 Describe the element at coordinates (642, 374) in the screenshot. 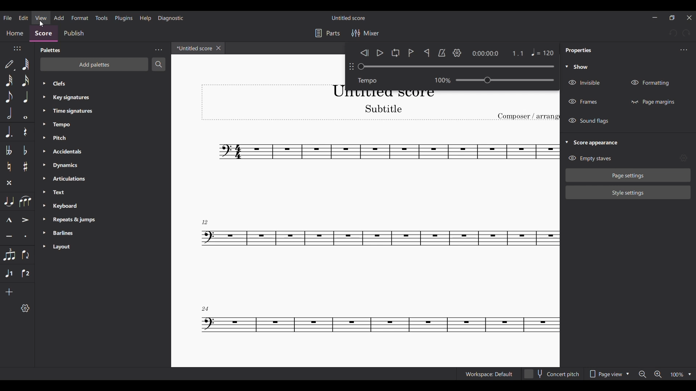

I see `Zoom out` at that location.